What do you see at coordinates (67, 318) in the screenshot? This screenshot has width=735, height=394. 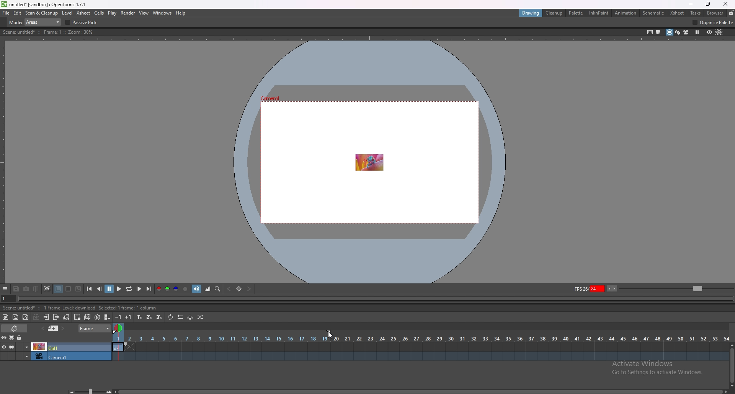 I see `toggle edit in place` at bounding box center [67, 318].